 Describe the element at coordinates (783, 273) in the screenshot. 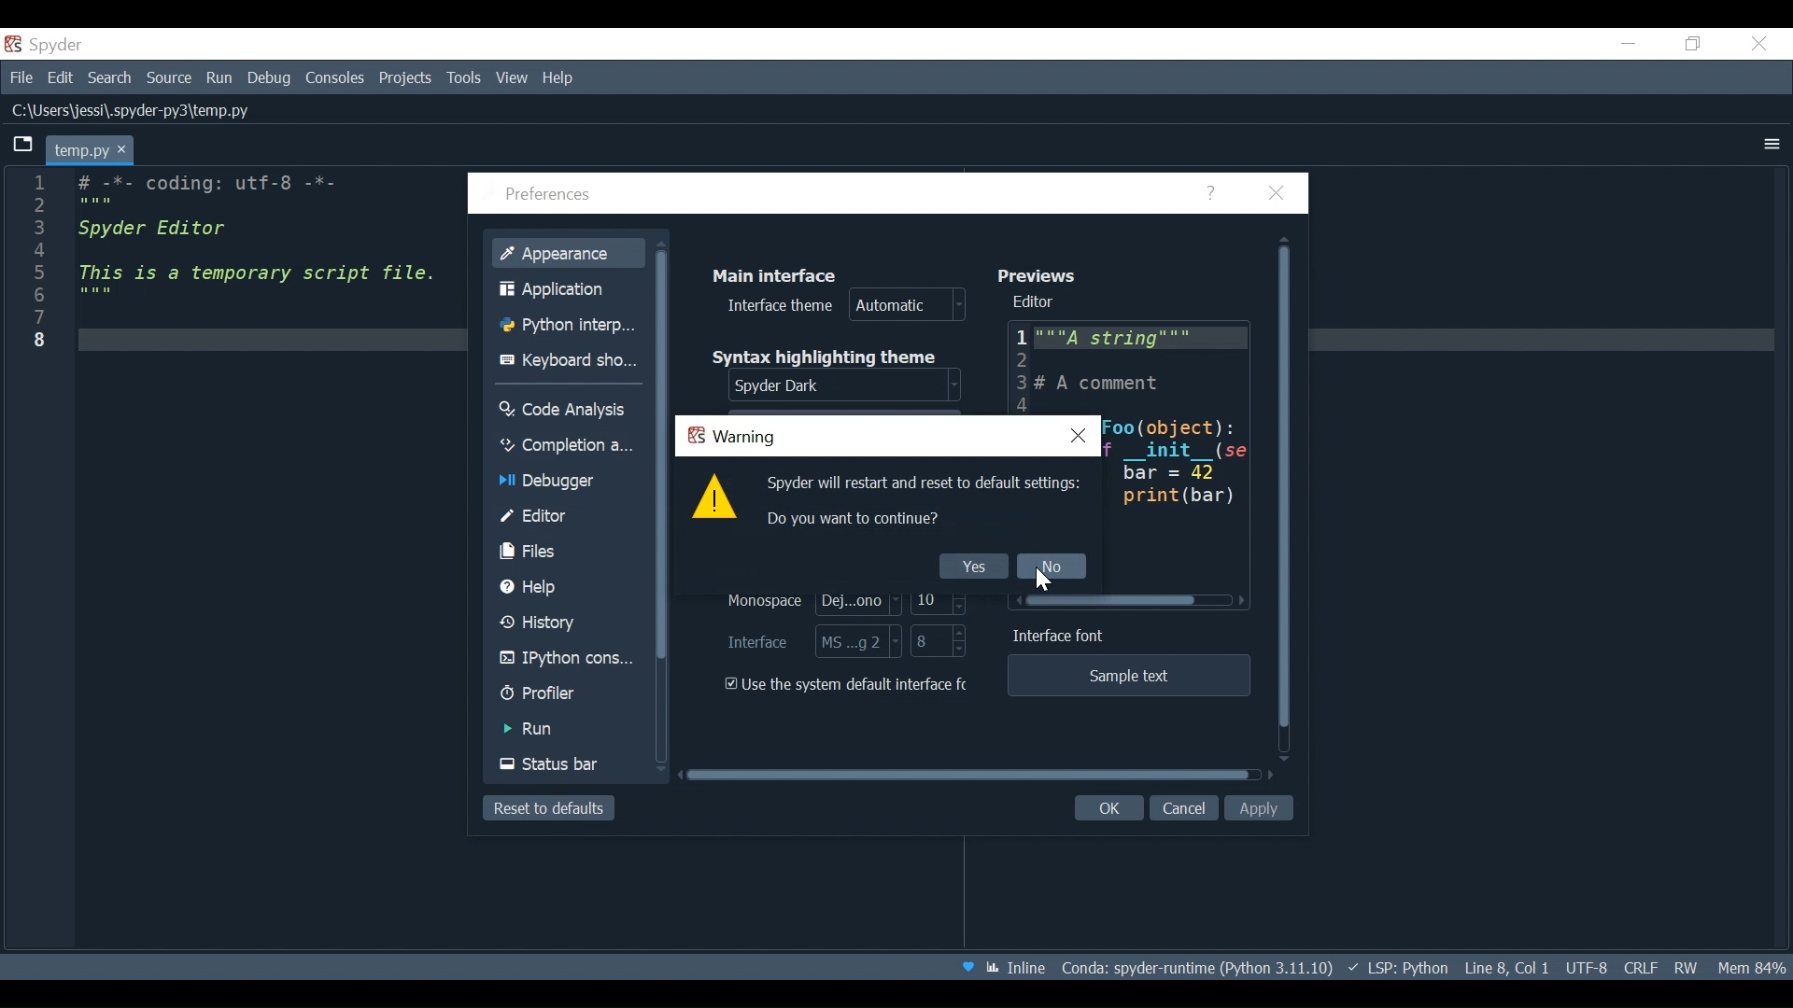

I see `Main Interface` at that location.